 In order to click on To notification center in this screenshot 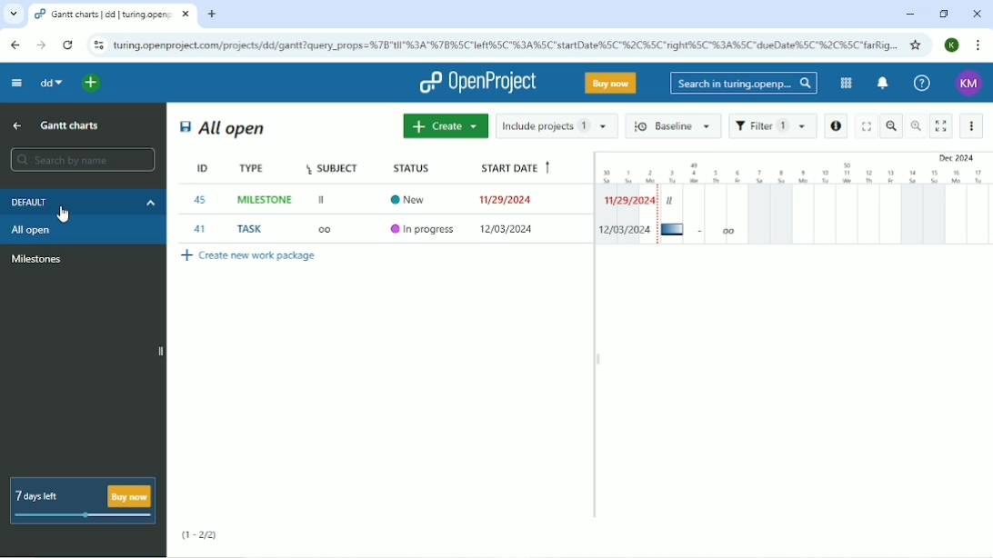, I will do `click(884, 83)`.